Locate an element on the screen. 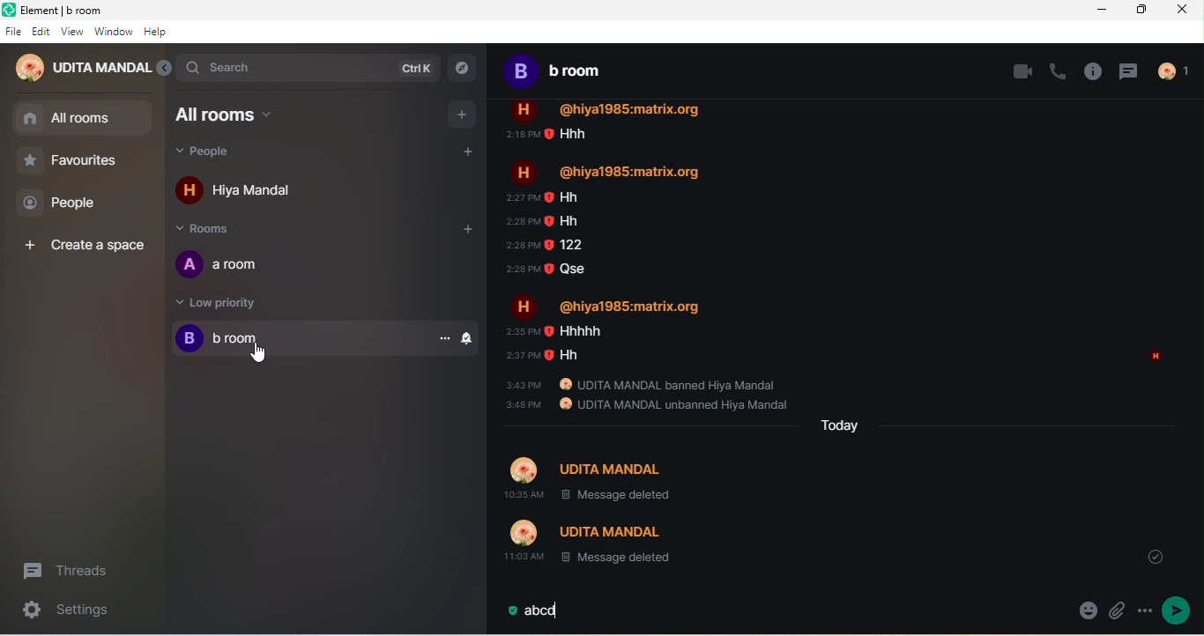  send is located at coordinates (1181, 610).